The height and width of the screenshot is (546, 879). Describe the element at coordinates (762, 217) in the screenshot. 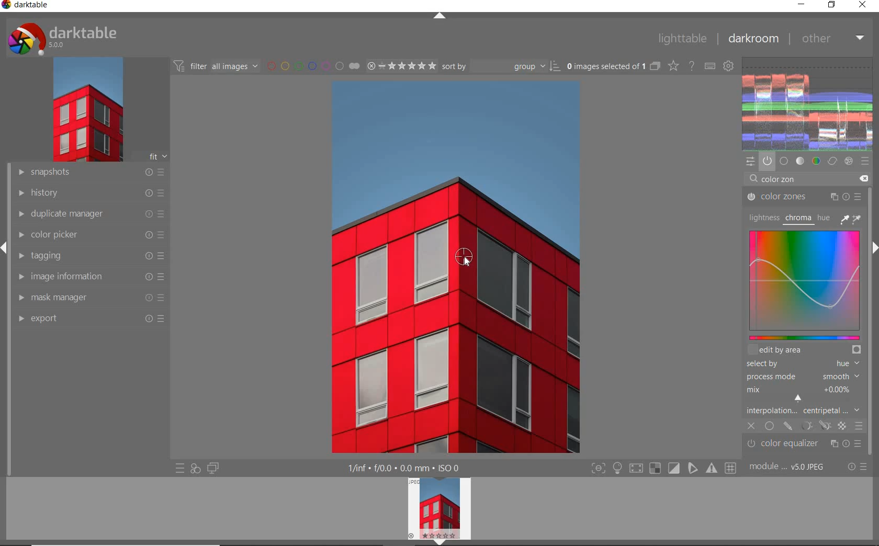

I see `LIGHTNESS` at that location.